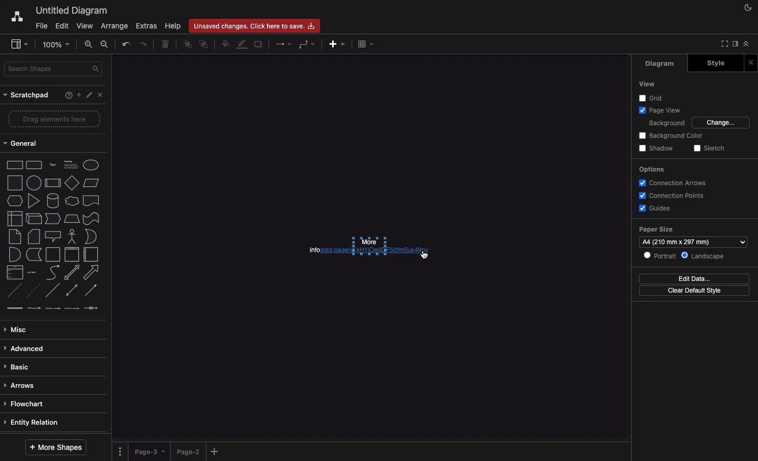  Describe the element at coordinates (147, 26) in the screenshot. I see `Extras` at that location.